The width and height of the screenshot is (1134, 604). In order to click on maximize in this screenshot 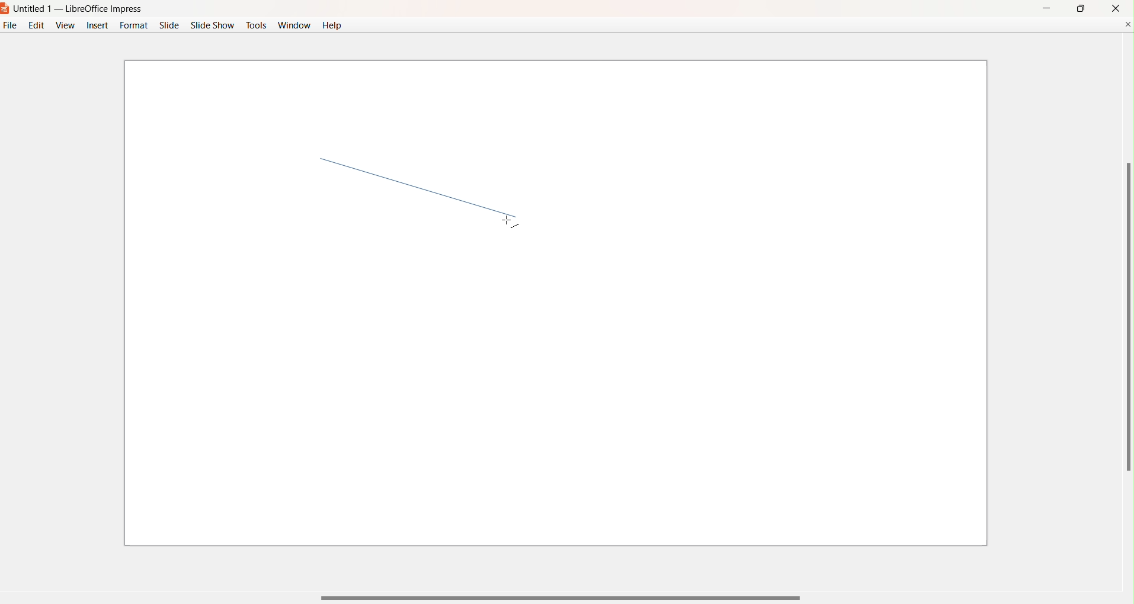, I will do `click(1080, 8)`.